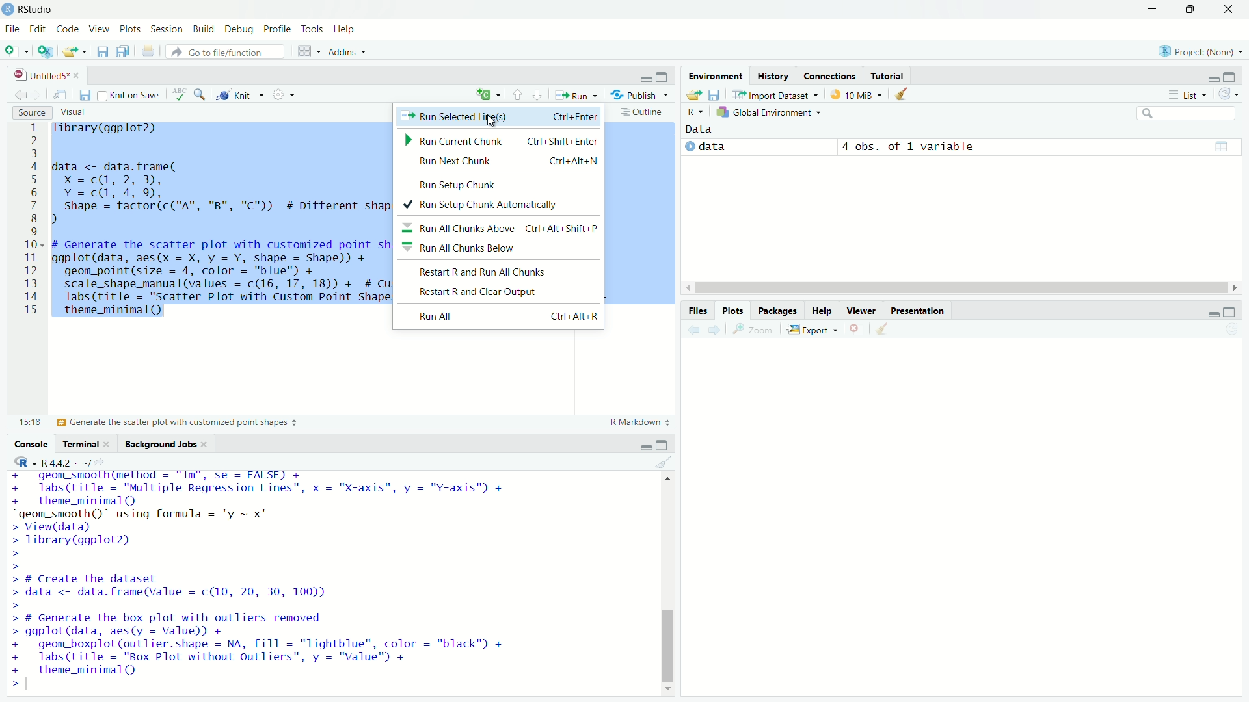  Describe the element at coordinates (664, 462) in the screenshot. I see `Clear console` at that location.